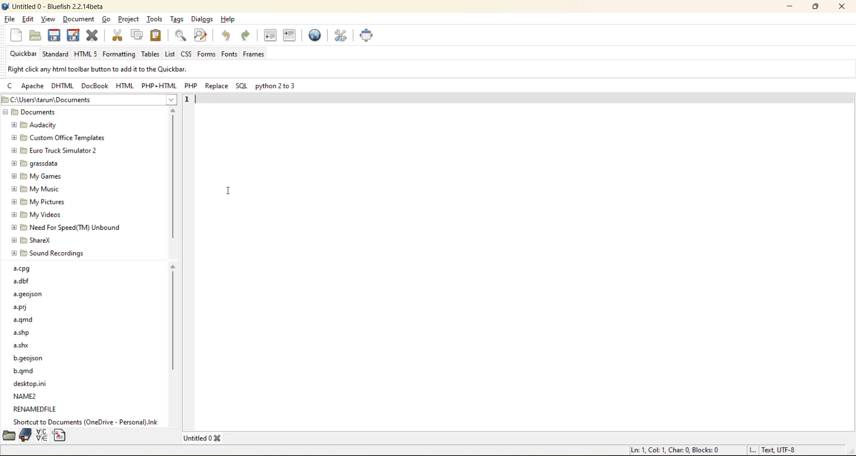  What do you see at coordinates (36, 408) in the screenshot?
I see `renamedfile` at bounding box center [36, 408].